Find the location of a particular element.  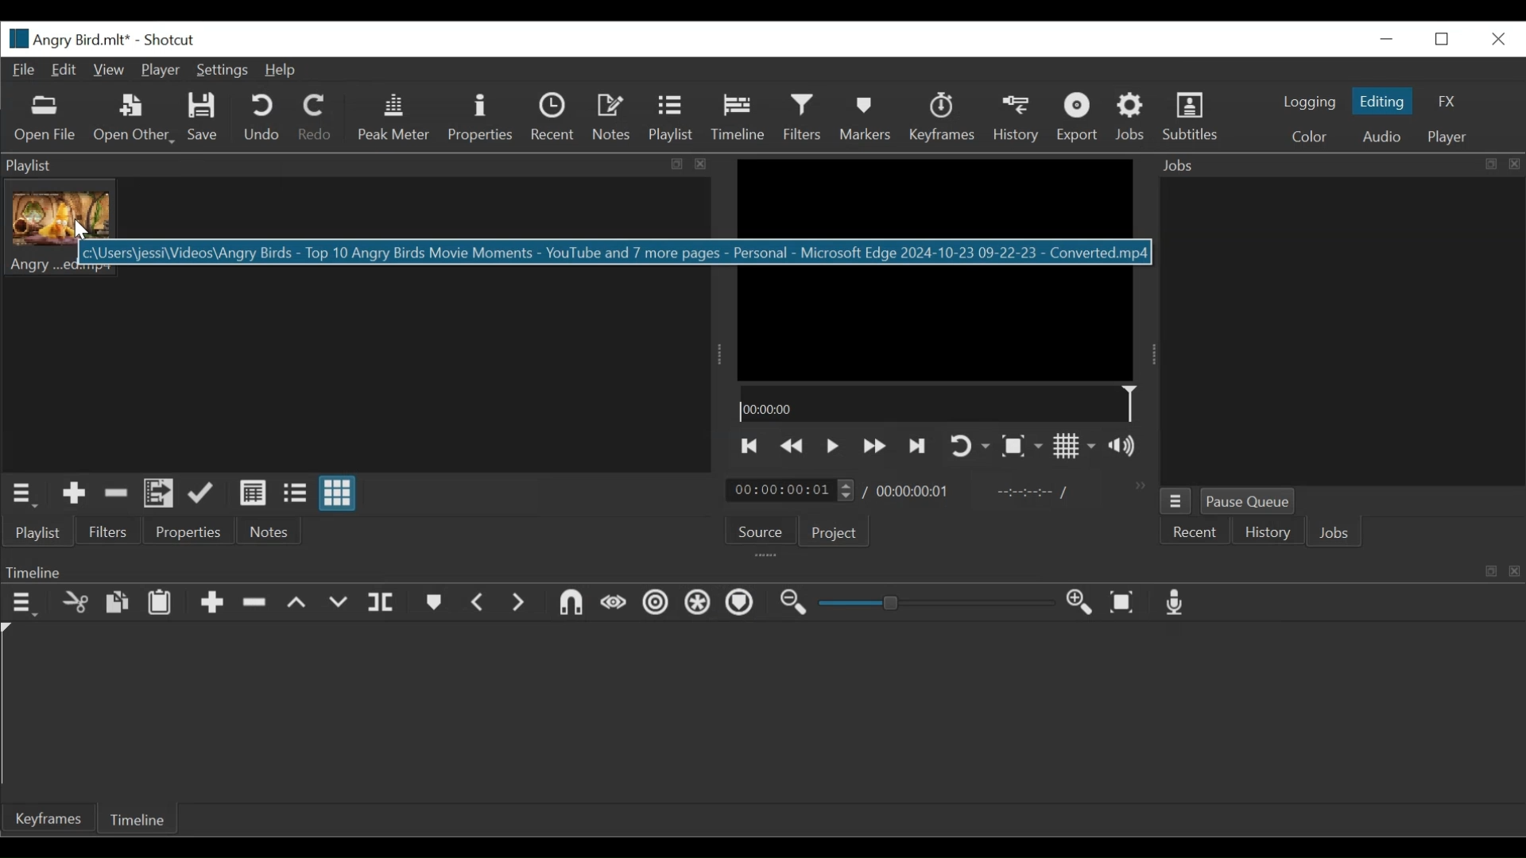

Properties is located at coordinates (484, 118).